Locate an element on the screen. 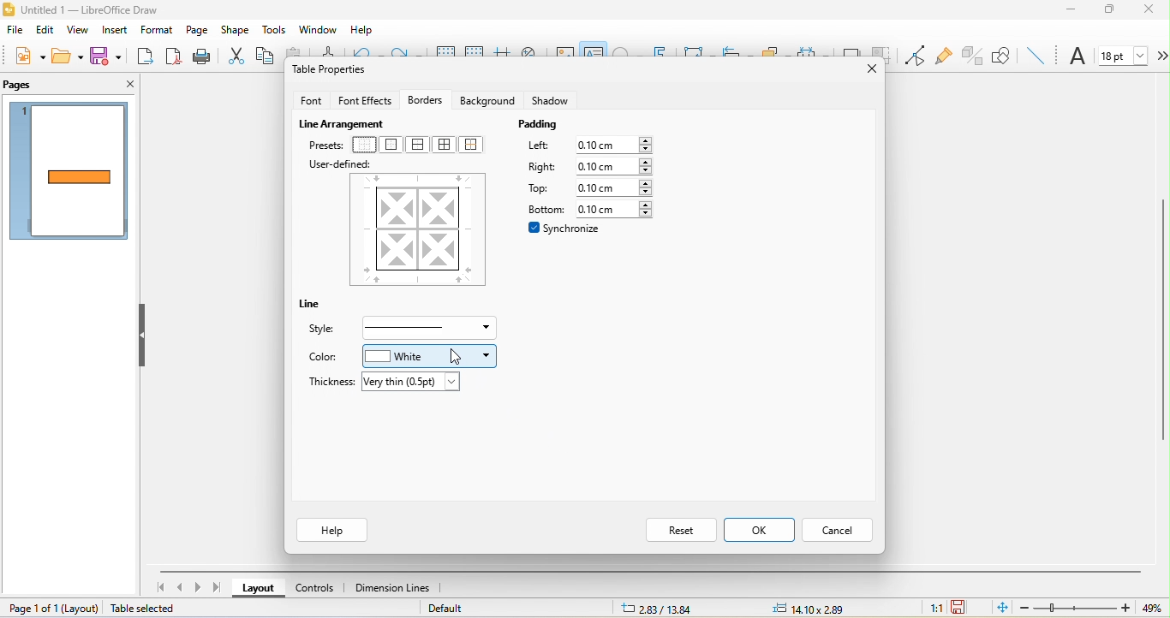 Image resolution: width=1170 pixels, height=618 pixels. shape is located at coordinates (235, 30).